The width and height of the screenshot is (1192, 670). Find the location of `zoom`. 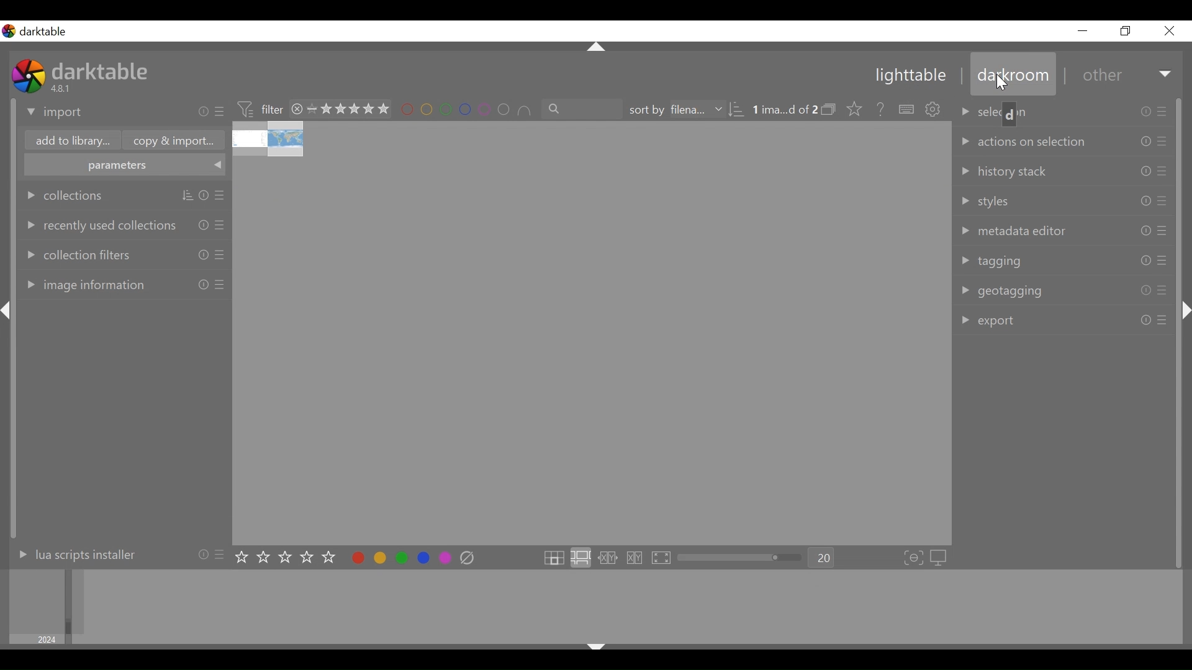

zoom is located at coordinates (743, 559).